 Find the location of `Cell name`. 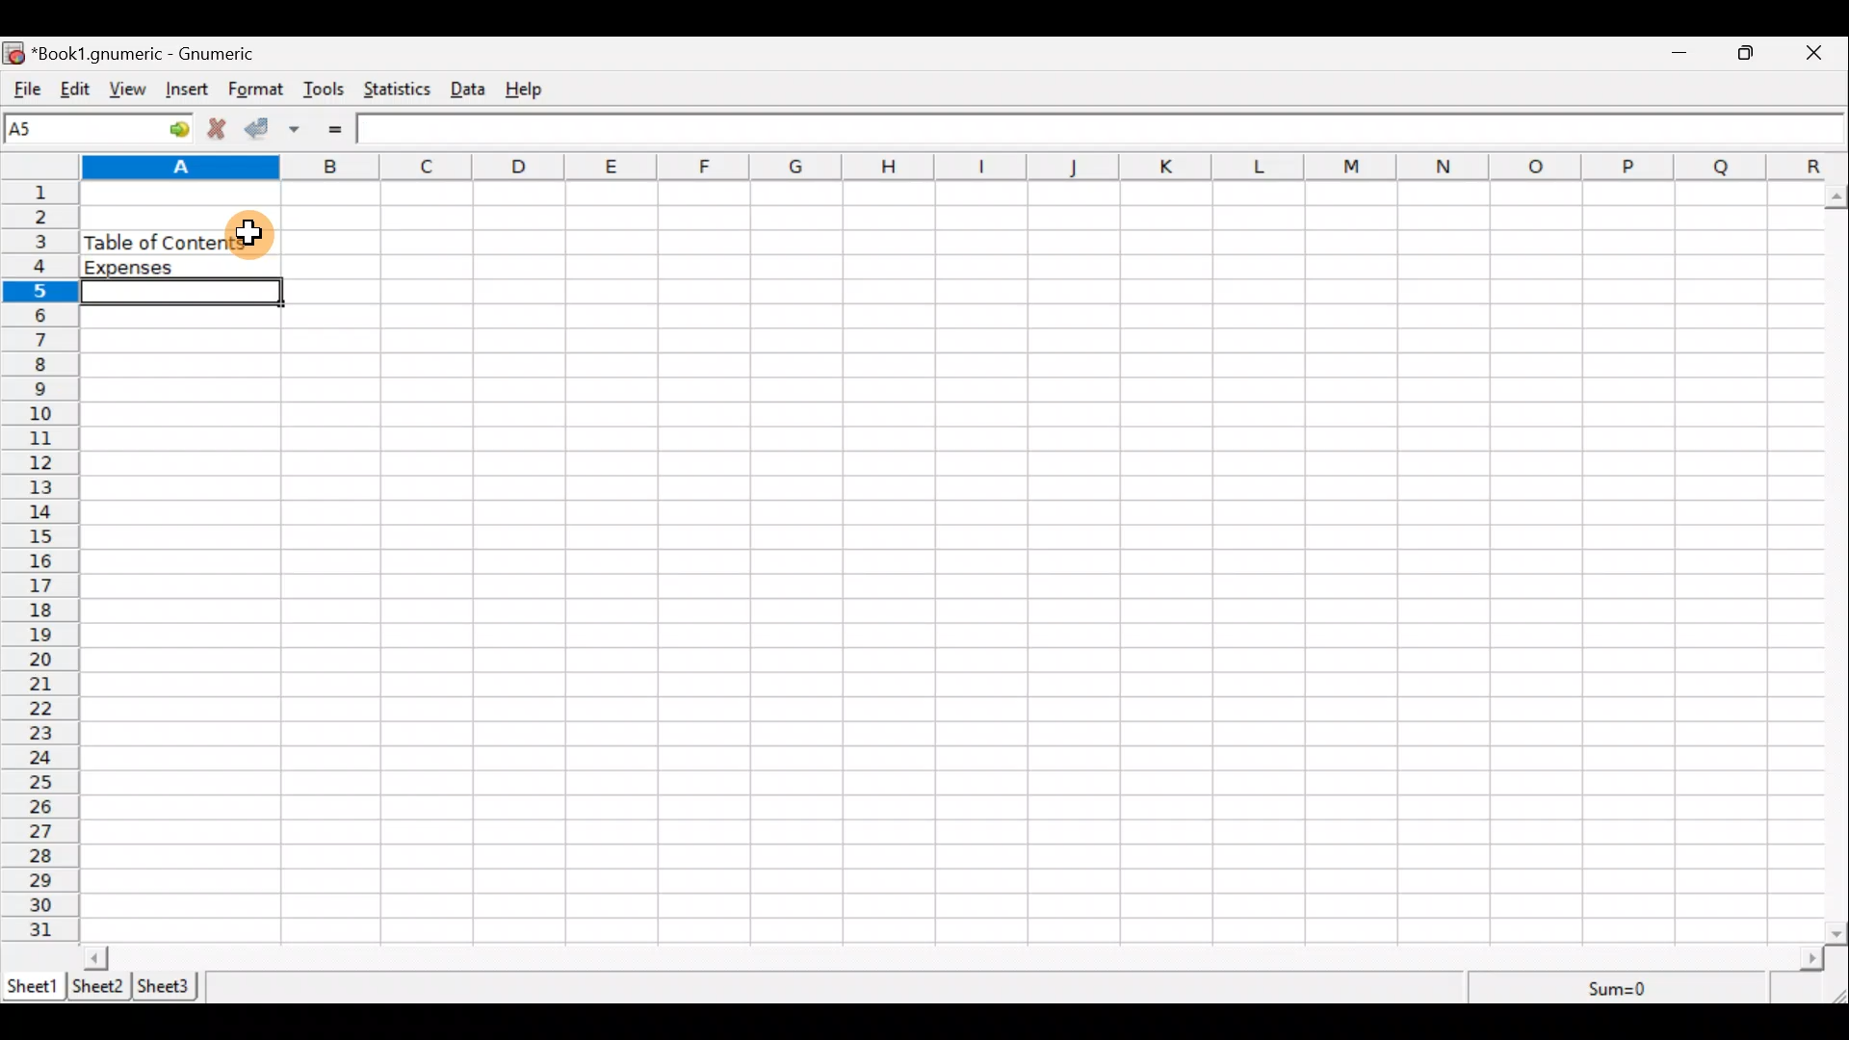

Cell name is located at coordinates (99, 128).